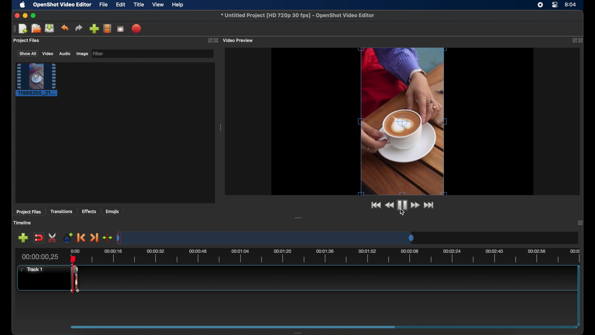 The width and height of the screenshot is (595, 335). I want to click on current time indicator, so click(40, 257).